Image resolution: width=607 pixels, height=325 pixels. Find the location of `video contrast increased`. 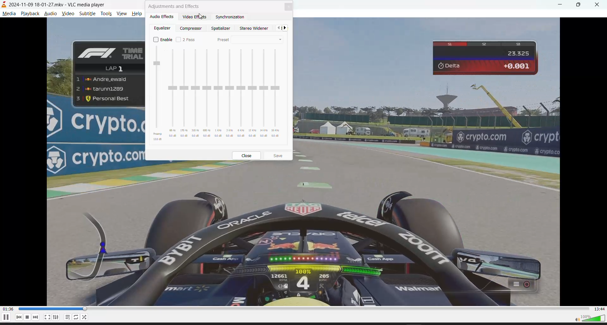

video contrast increased is located at coordinates (304, 236).